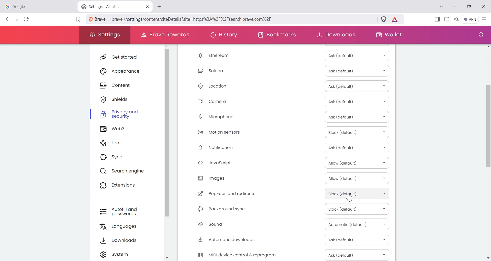 The image size is (491, 261). Describe the element at coordinates (470, 19) in the screenshot. I see `` at that location.